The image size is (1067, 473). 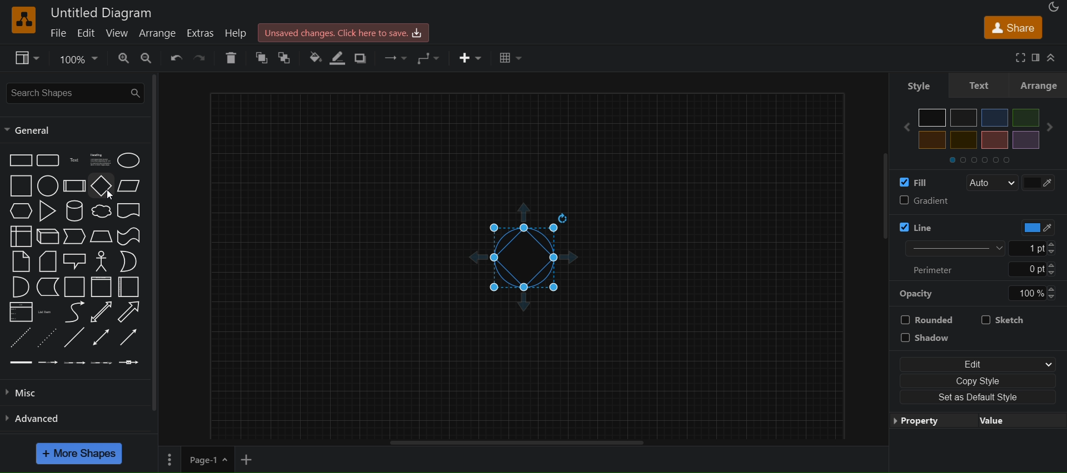 I want to click on extras, so click(x=203, y=33).